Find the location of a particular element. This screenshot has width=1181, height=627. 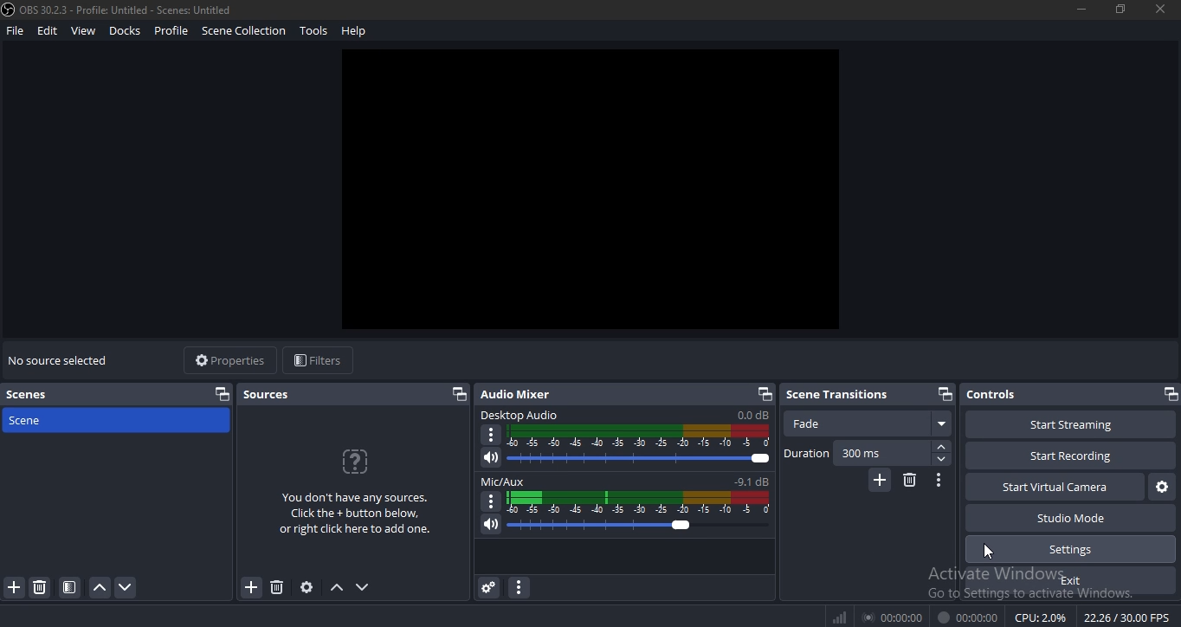

image is located at coordinates (591, 191).